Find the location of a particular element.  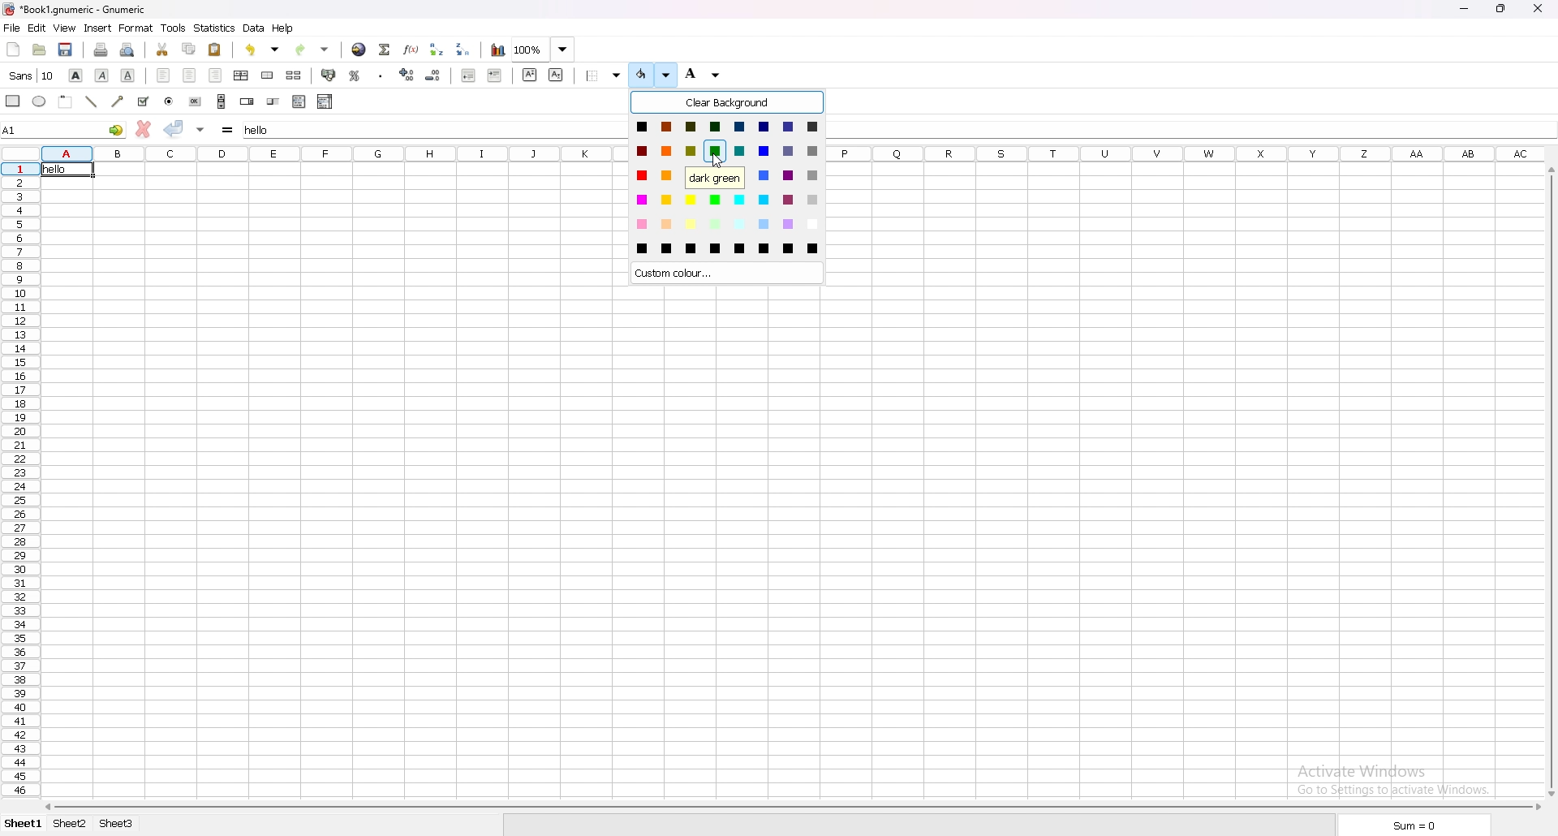

slider is located at coordinates (274, 101).